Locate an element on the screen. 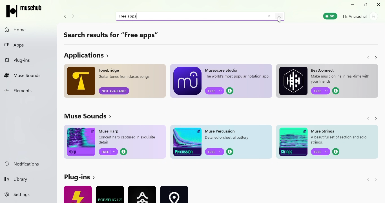  Navigate back is located at coordinates (367, 57).